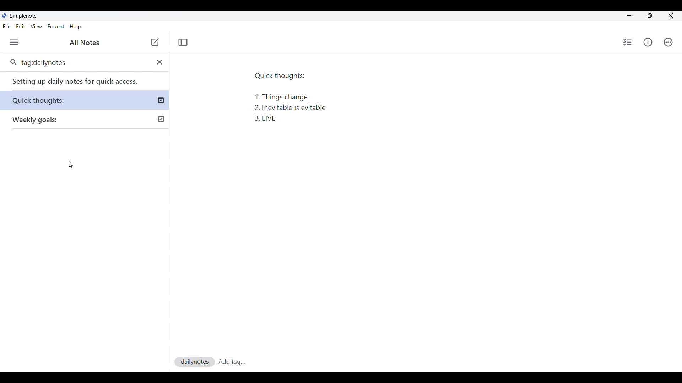 The height and width of the screenshot is (383, 682). Describe the element at coordinates (85, 43) in the screenshot. I see `All notes` at that location.